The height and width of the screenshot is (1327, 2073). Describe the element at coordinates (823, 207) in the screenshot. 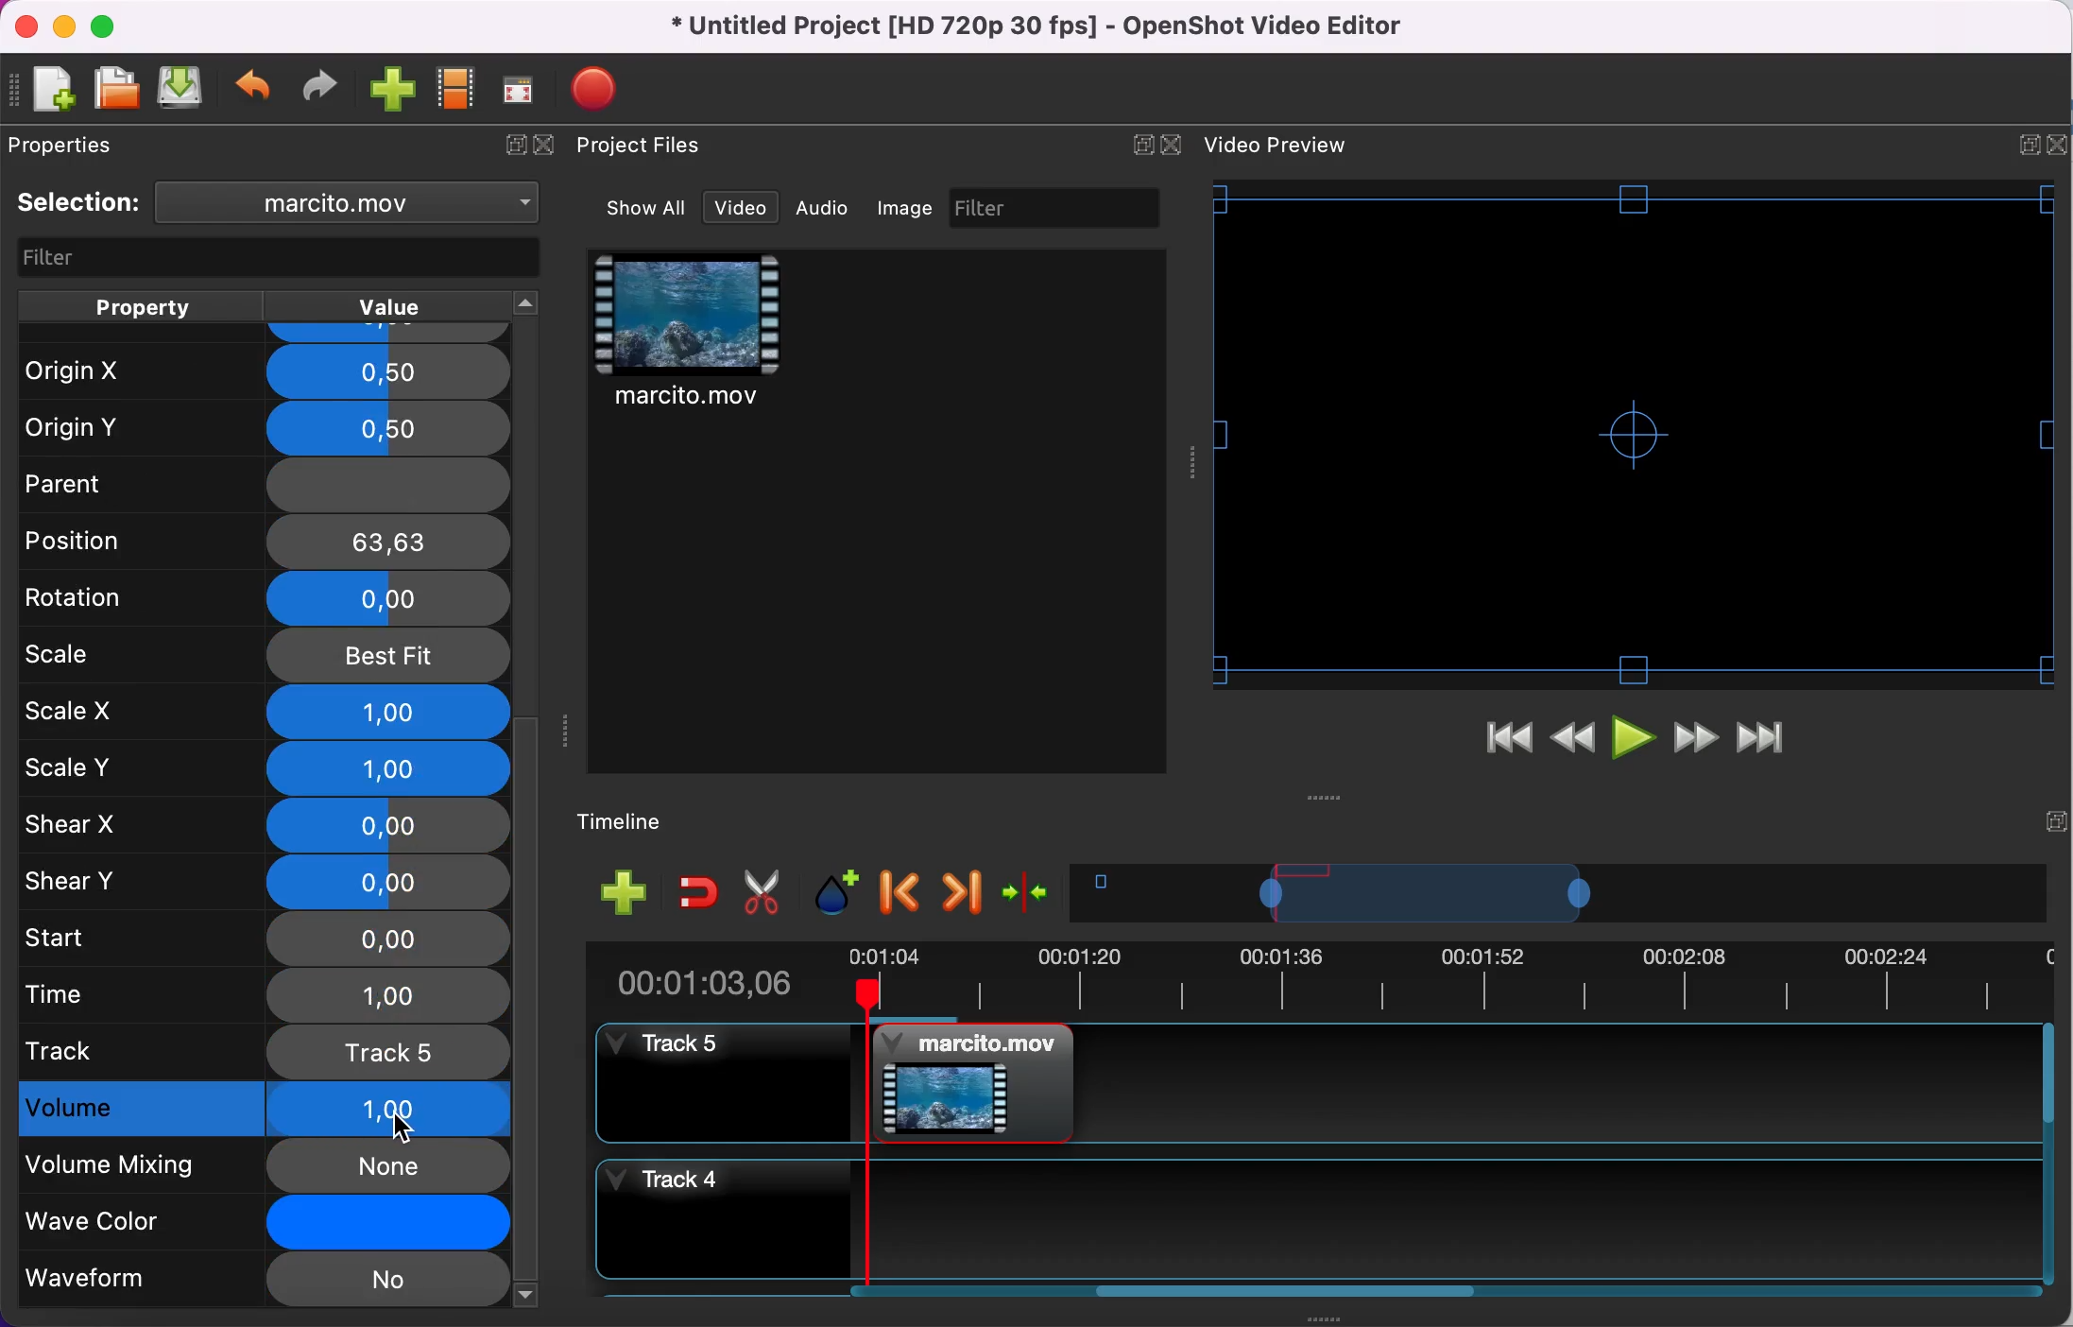

I see `audio` at that location.